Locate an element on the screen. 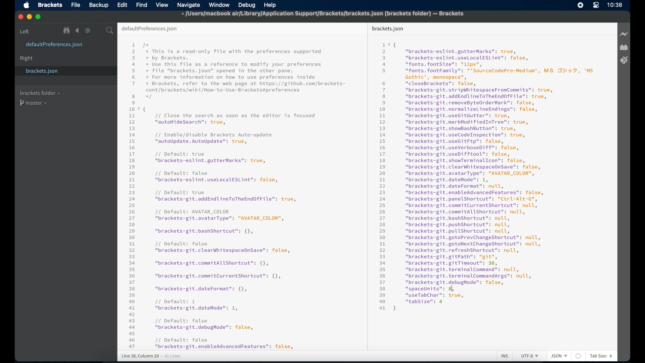  json syntax is located at coordinates (486, 176).